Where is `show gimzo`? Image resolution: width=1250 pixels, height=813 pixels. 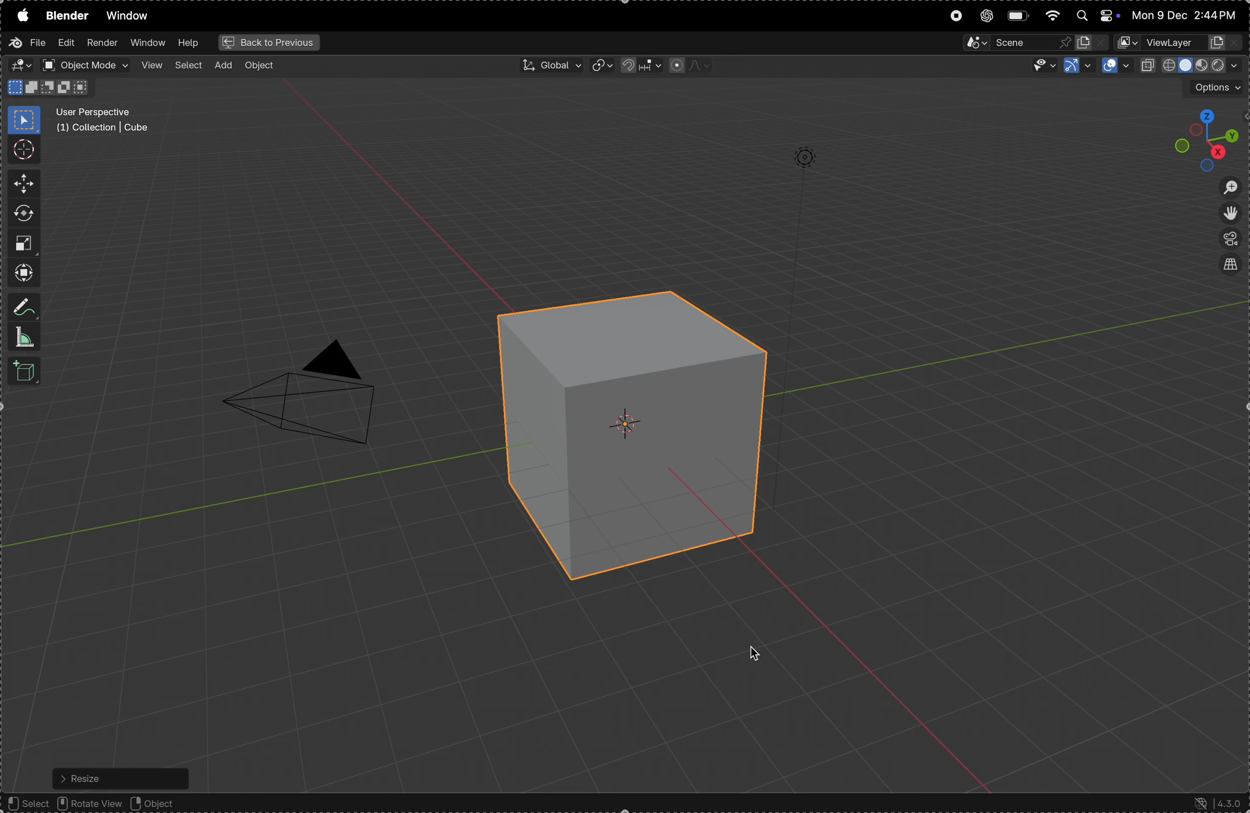
show gimzo is located at coordinates (1077, 65).